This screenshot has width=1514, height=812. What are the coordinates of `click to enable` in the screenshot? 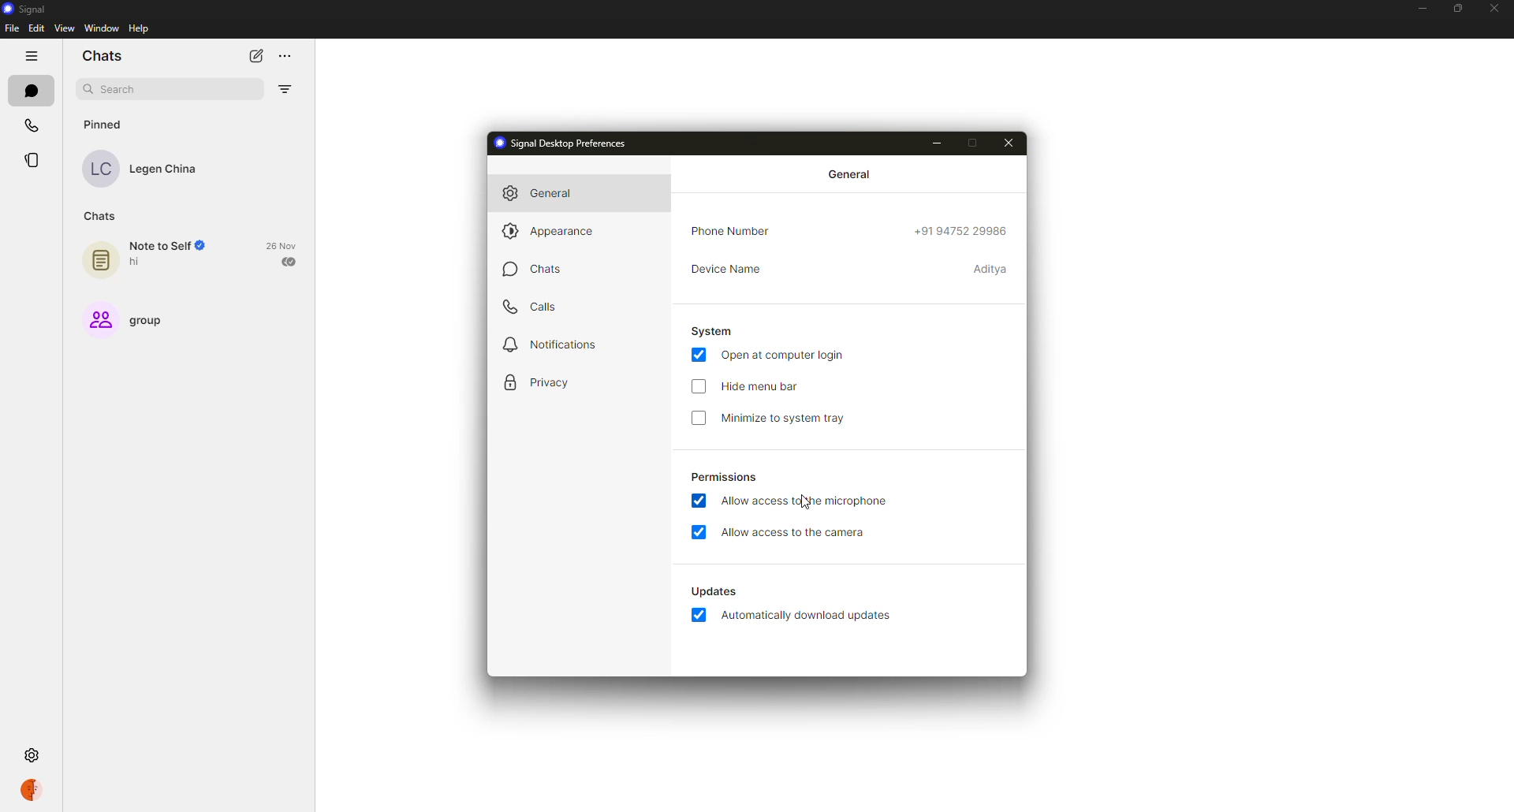 It's located at (698, 386).